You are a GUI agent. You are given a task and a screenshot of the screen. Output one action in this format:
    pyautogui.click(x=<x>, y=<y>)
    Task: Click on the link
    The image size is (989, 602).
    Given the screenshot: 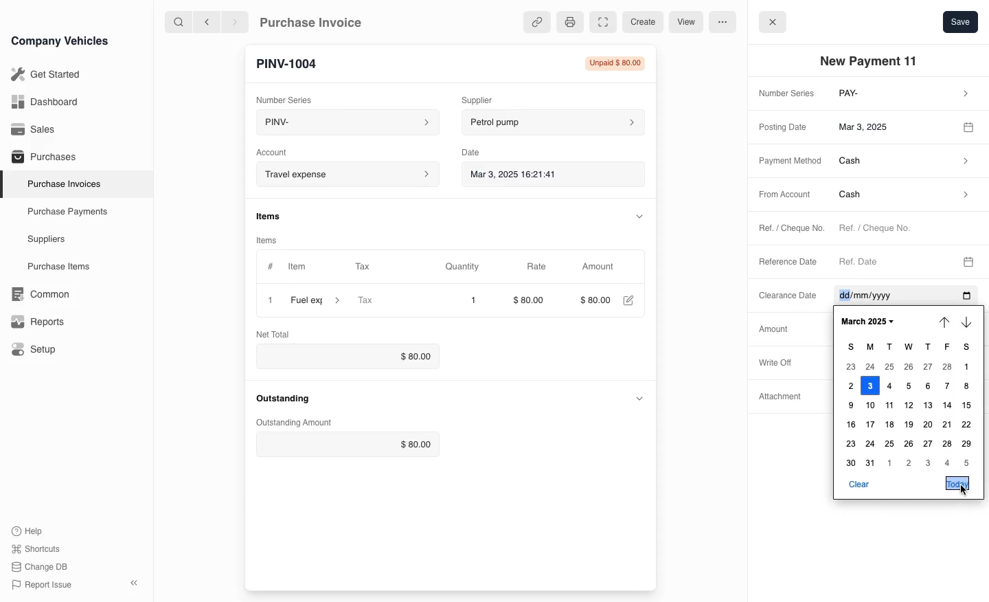 What is the action you would take?
    pyautogui.click(x=534, y=22)
    